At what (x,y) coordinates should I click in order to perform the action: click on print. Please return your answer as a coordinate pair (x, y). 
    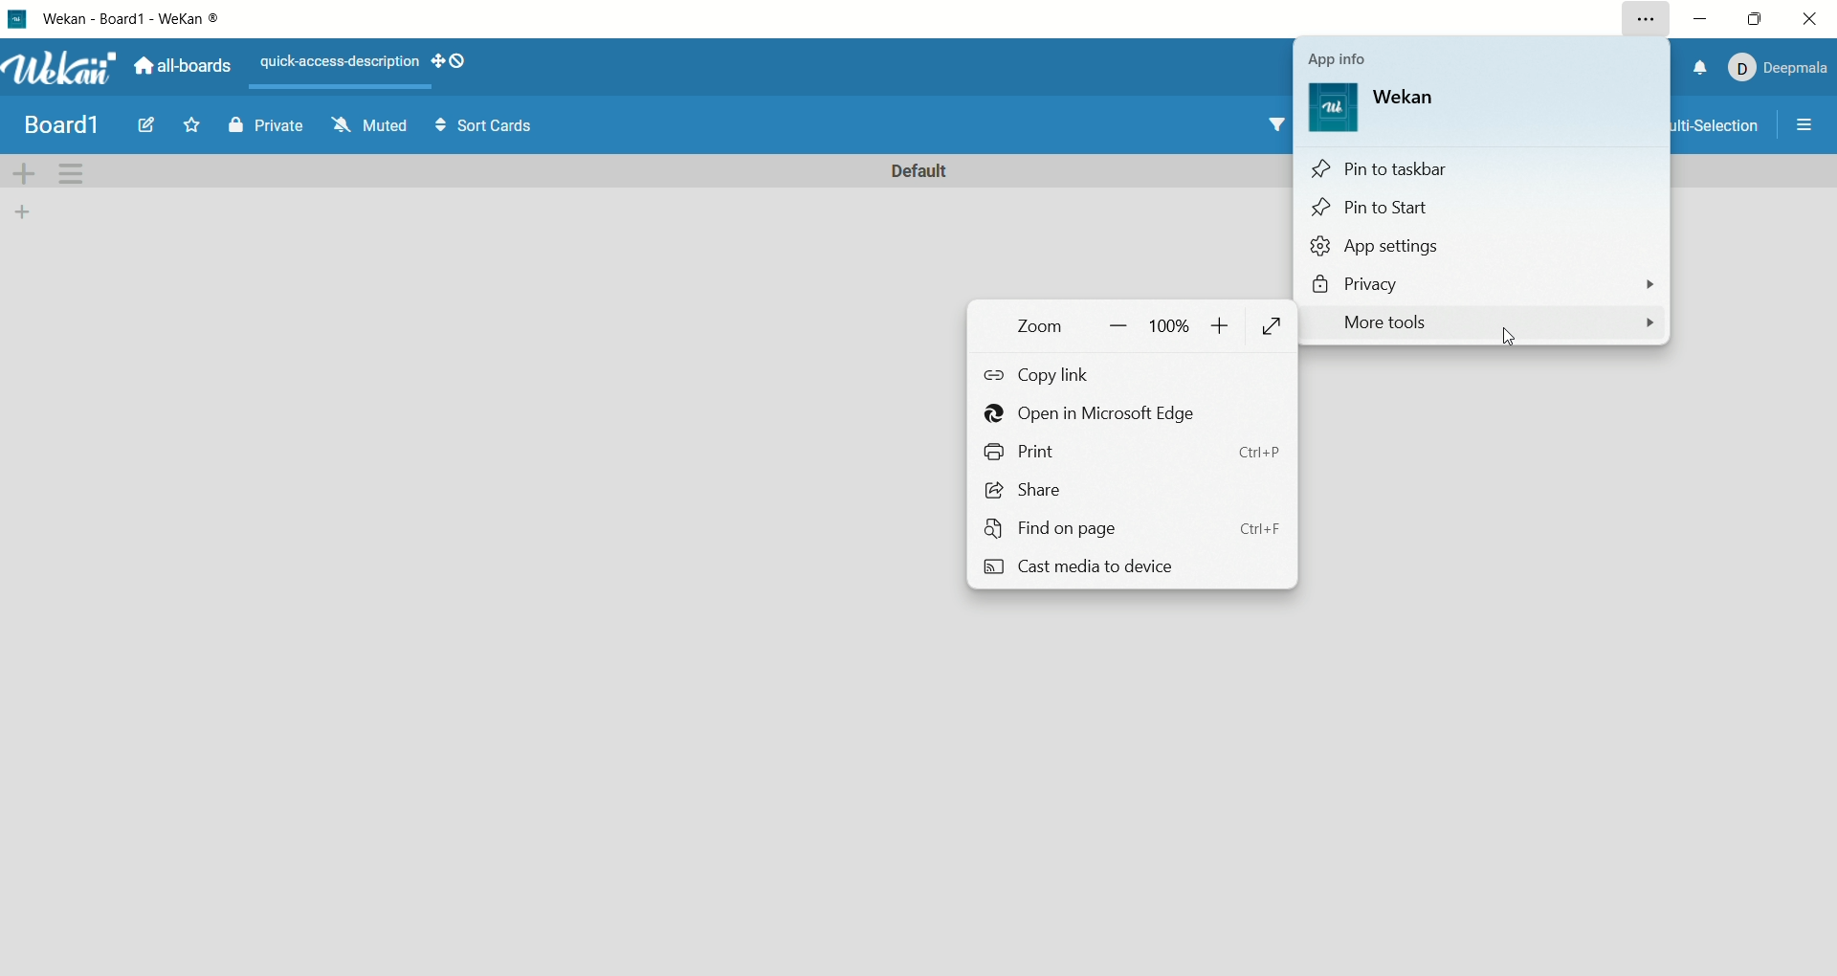
    Looking at the image, I should click on (1134, 452).